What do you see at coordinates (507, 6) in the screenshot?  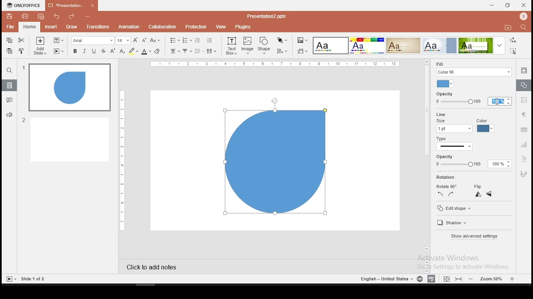 I see `restore` at bounding box center [507, 6].